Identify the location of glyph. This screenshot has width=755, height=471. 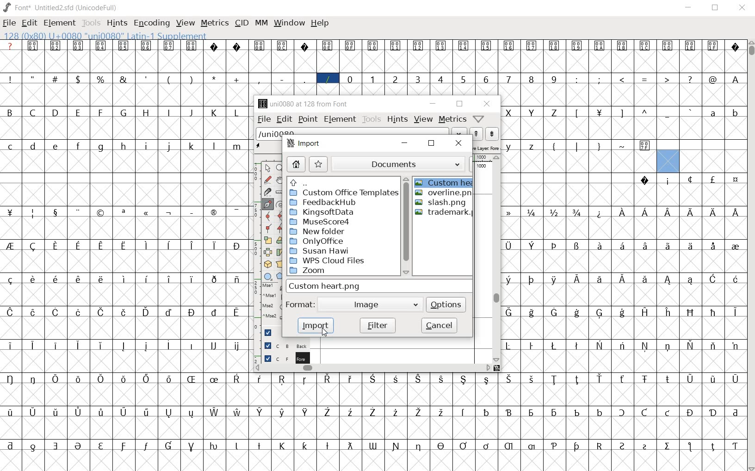
(124, 45).